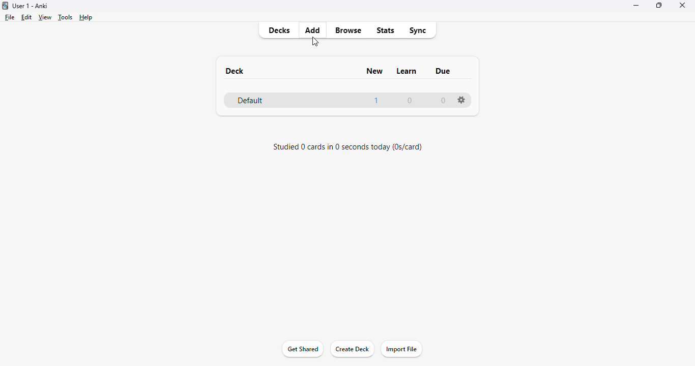  Describe the element at coordinates (279, 30) in the screenshot. I see `decks` at that location.